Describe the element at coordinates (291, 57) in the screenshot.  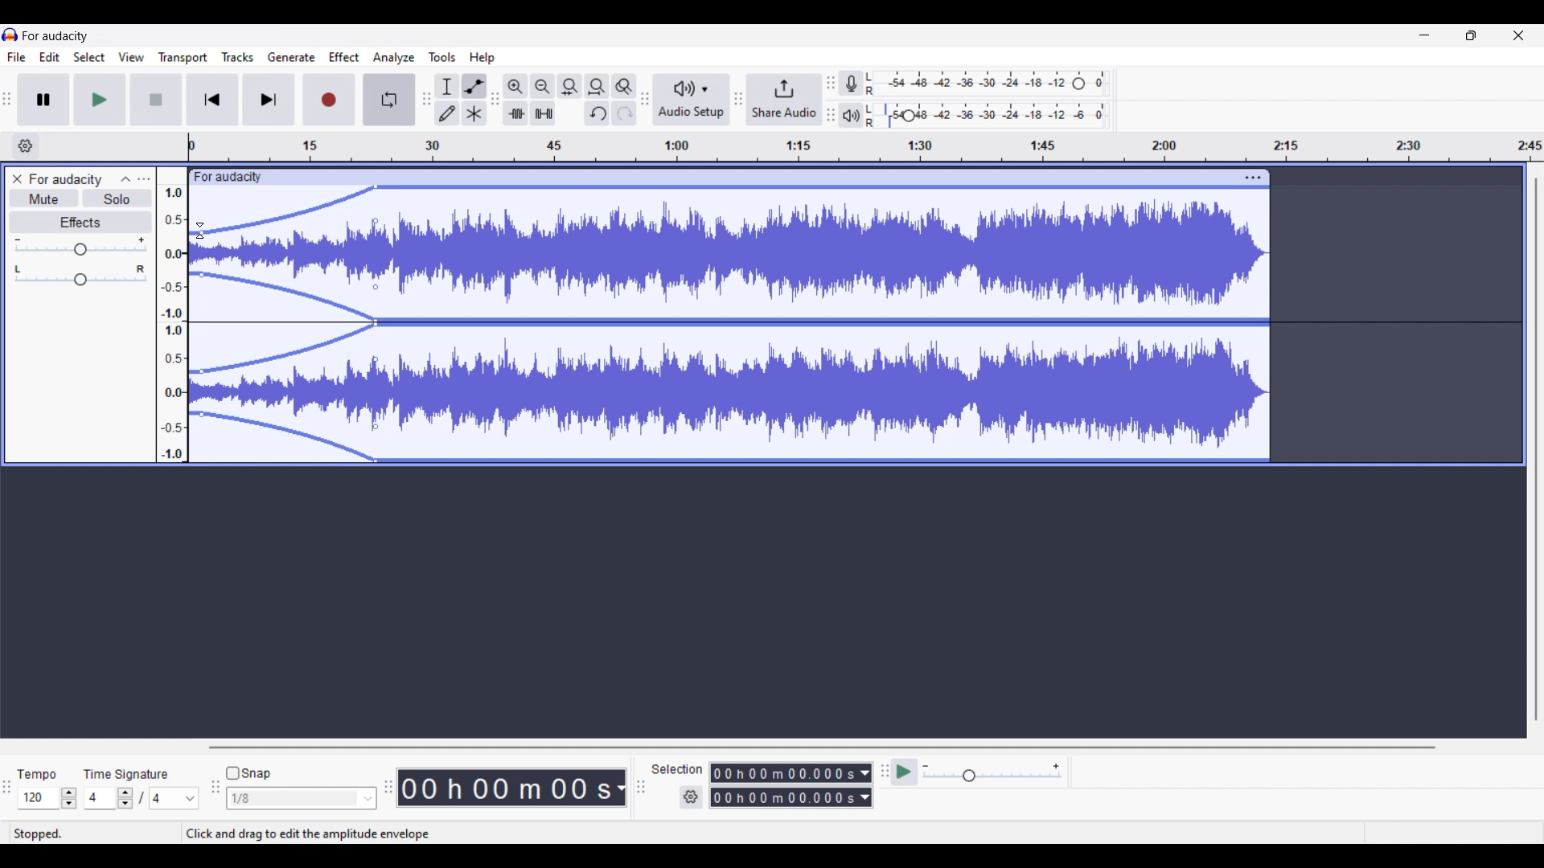
I see `Generate` at that location.